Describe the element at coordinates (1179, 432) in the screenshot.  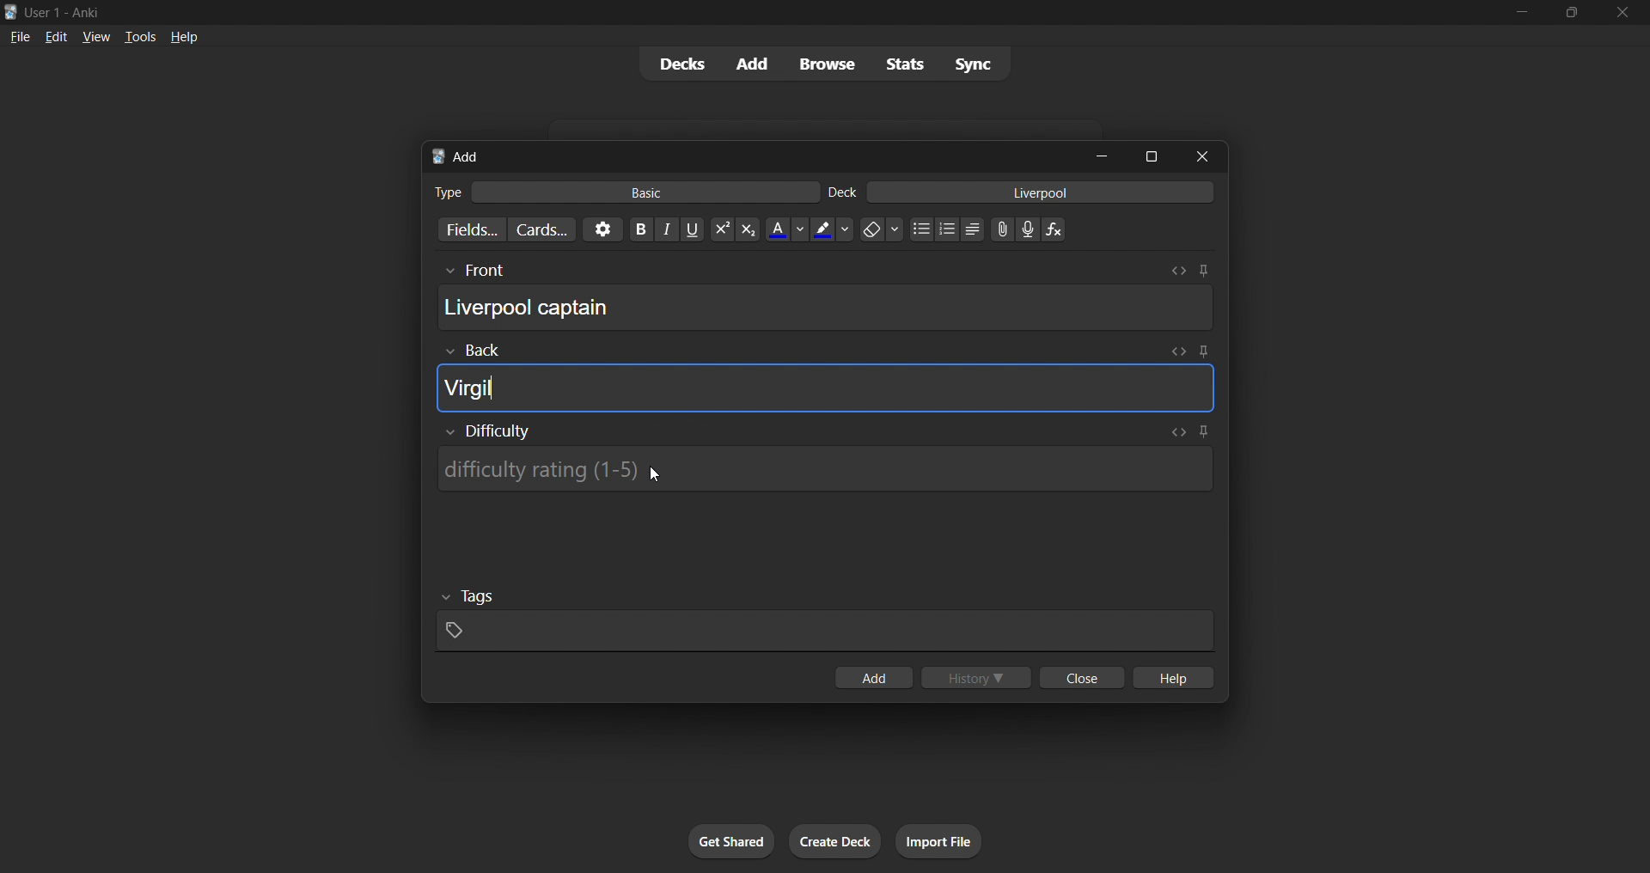
I see `Toggle HTML editor` at that location.